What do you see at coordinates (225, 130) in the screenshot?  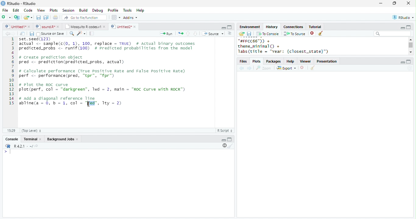 I see `R Script` at bounding box center [225, 130].